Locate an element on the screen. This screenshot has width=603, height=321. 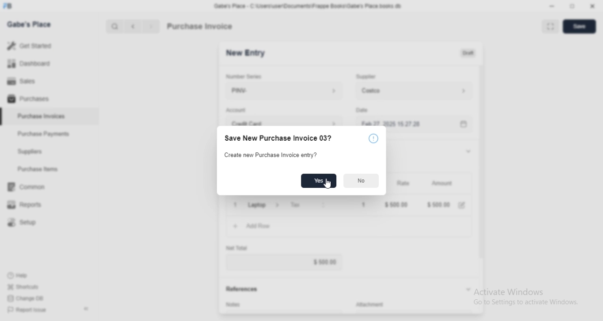
No is located at coordinates (361, 181).